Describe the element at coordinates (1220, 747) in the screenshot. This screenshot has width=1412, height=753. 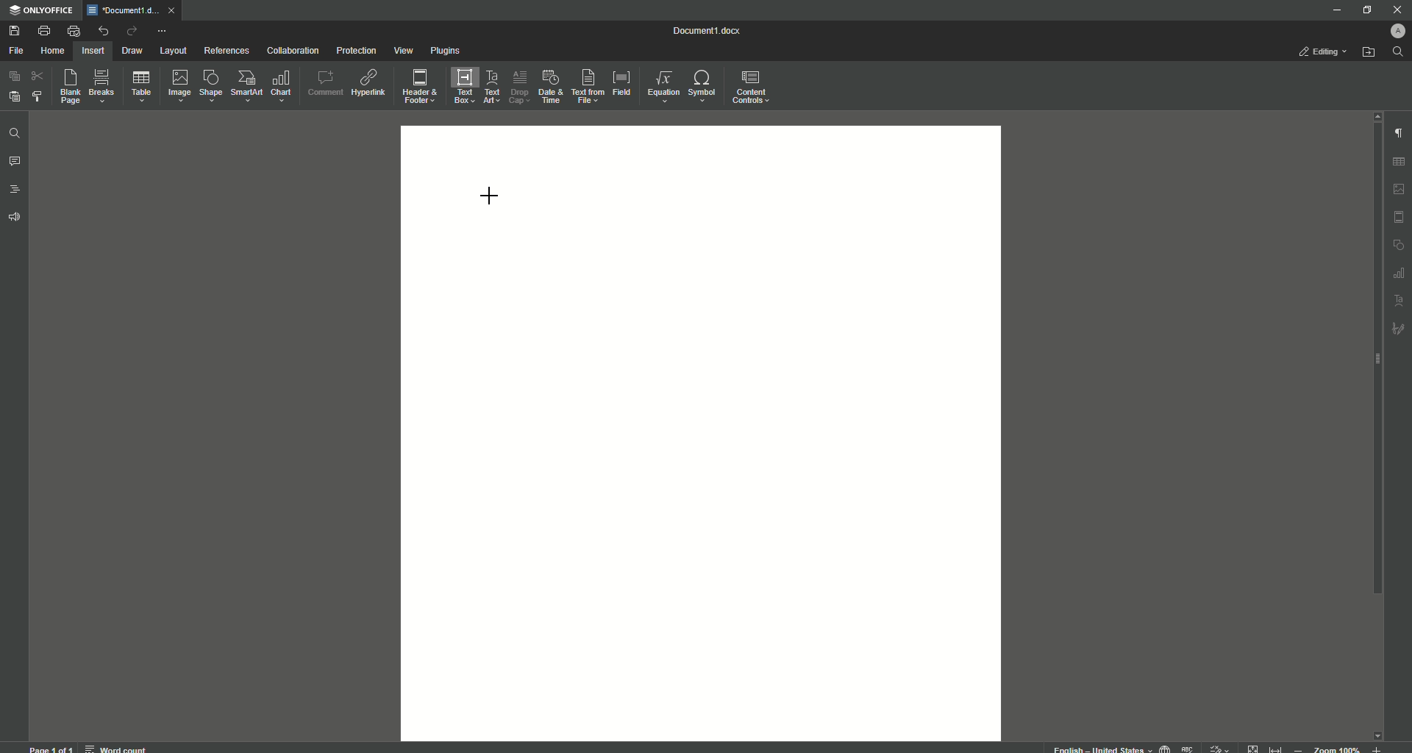
I see `track changes` at that location.